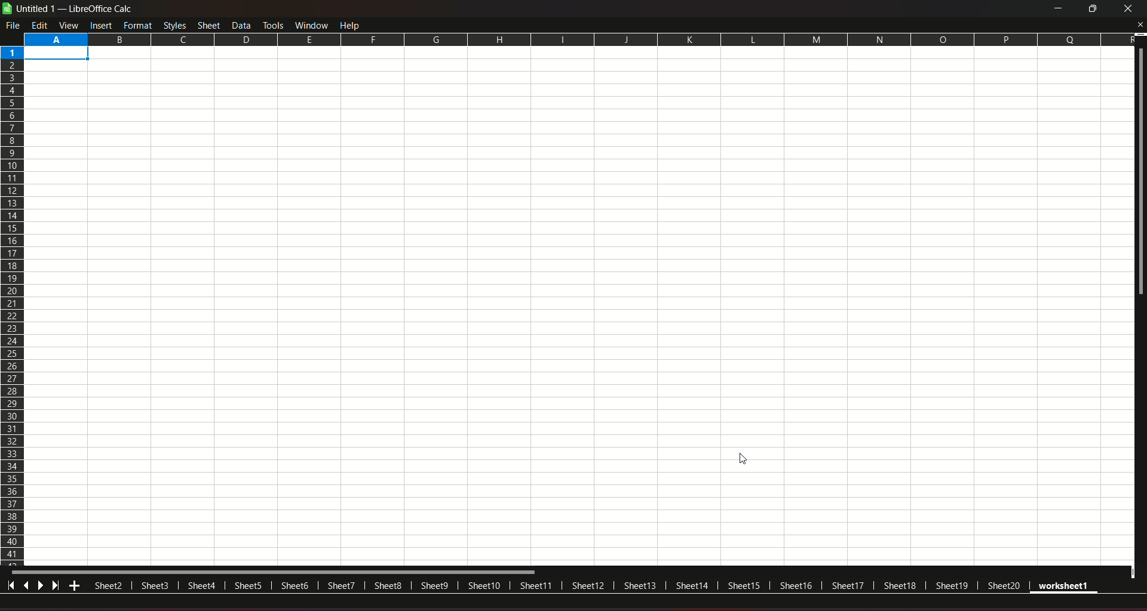 The width and height of the screenshot is (1147, 611). What do you see at coordinates (559, 585) in the screenshot?
I see `worksheets` at bounding box center [559, 585].